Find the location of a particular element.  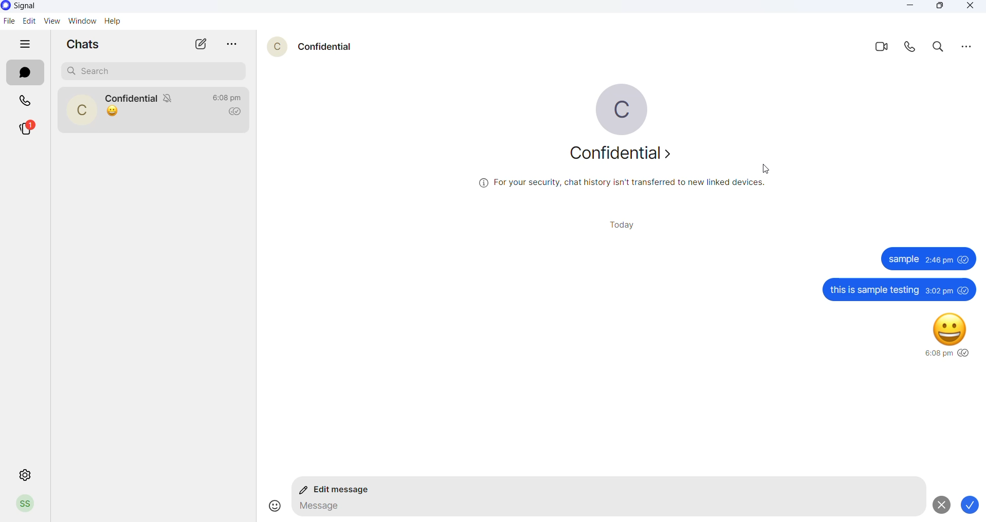

close is located at coordinates (967, 7).